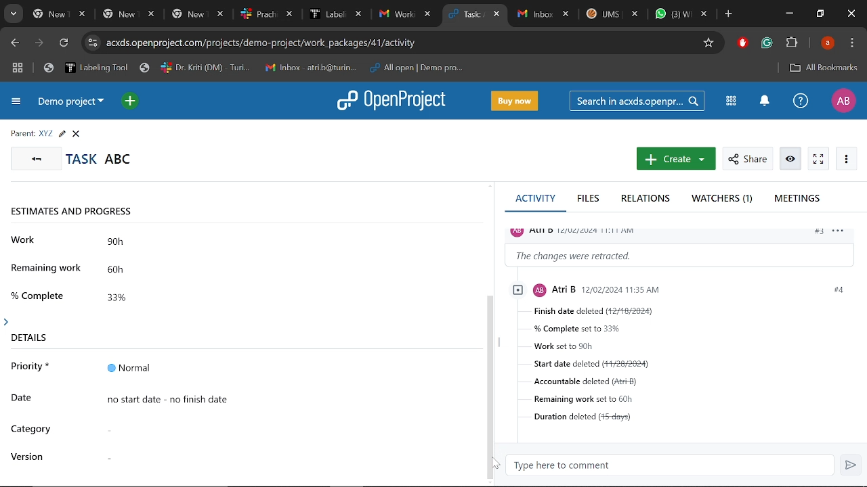 The height and width of the screenshot is (487, 867). I want to click on Tab groups, so click(19, 68).